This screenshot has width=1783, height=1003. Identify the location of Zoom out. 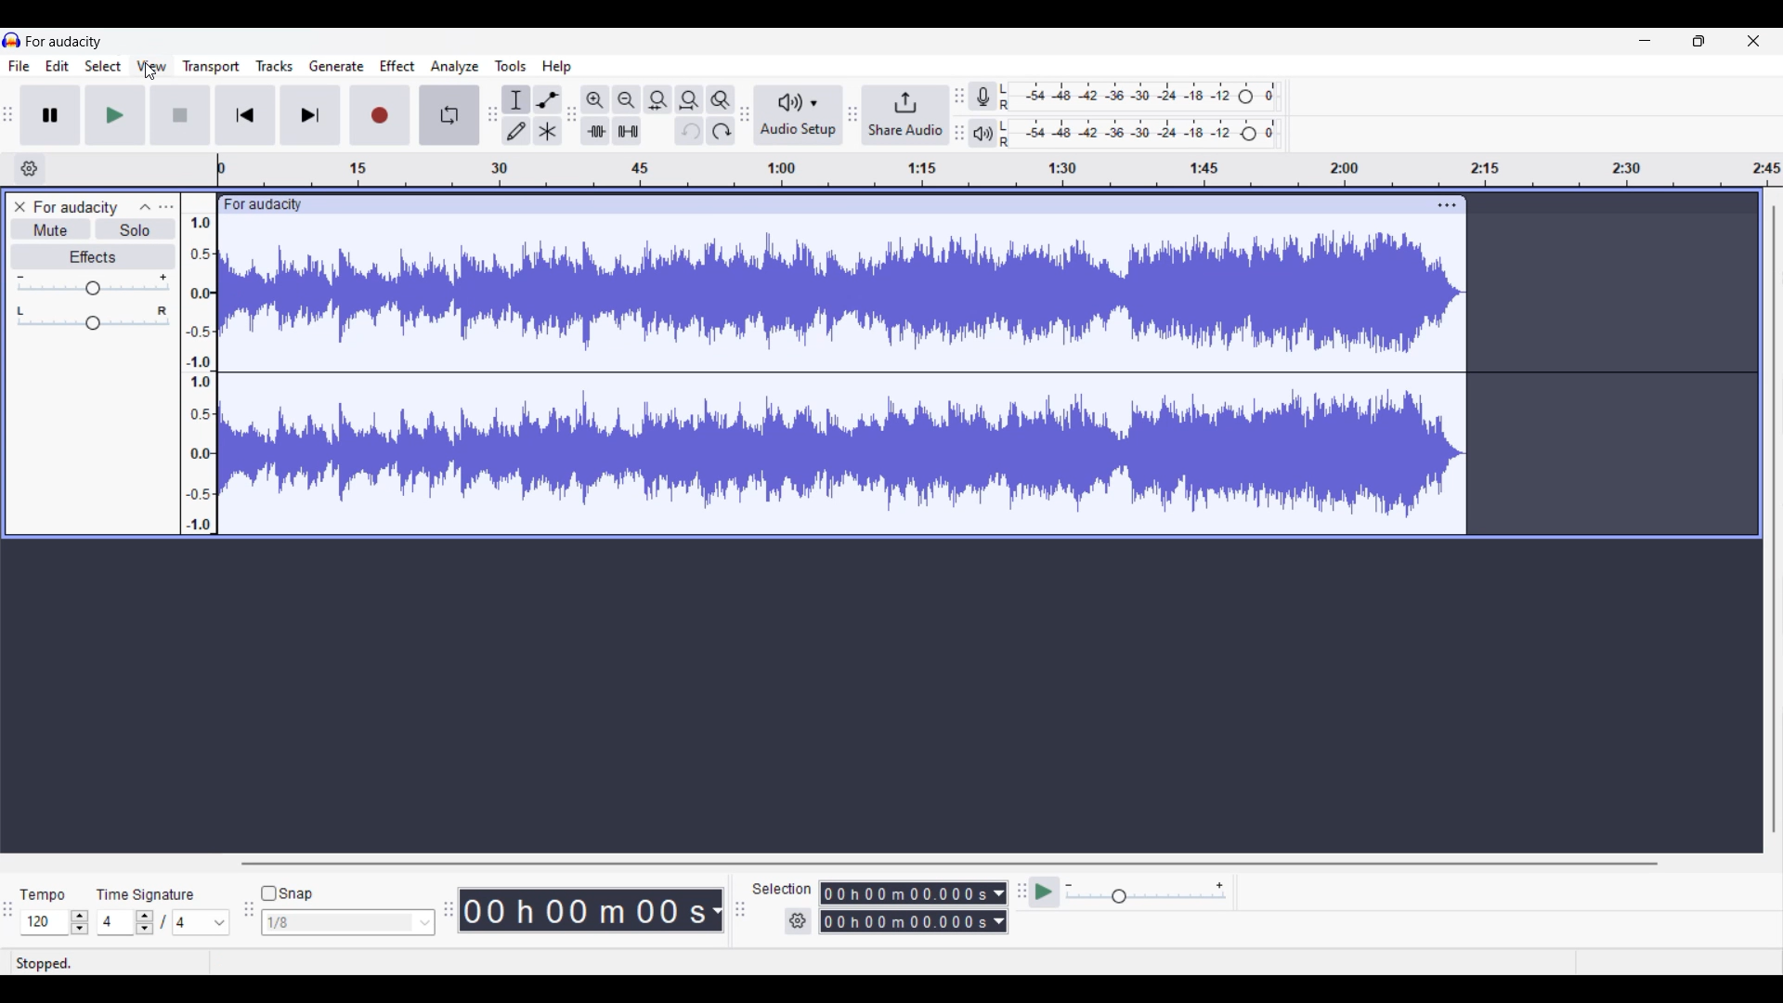
(626, 100).